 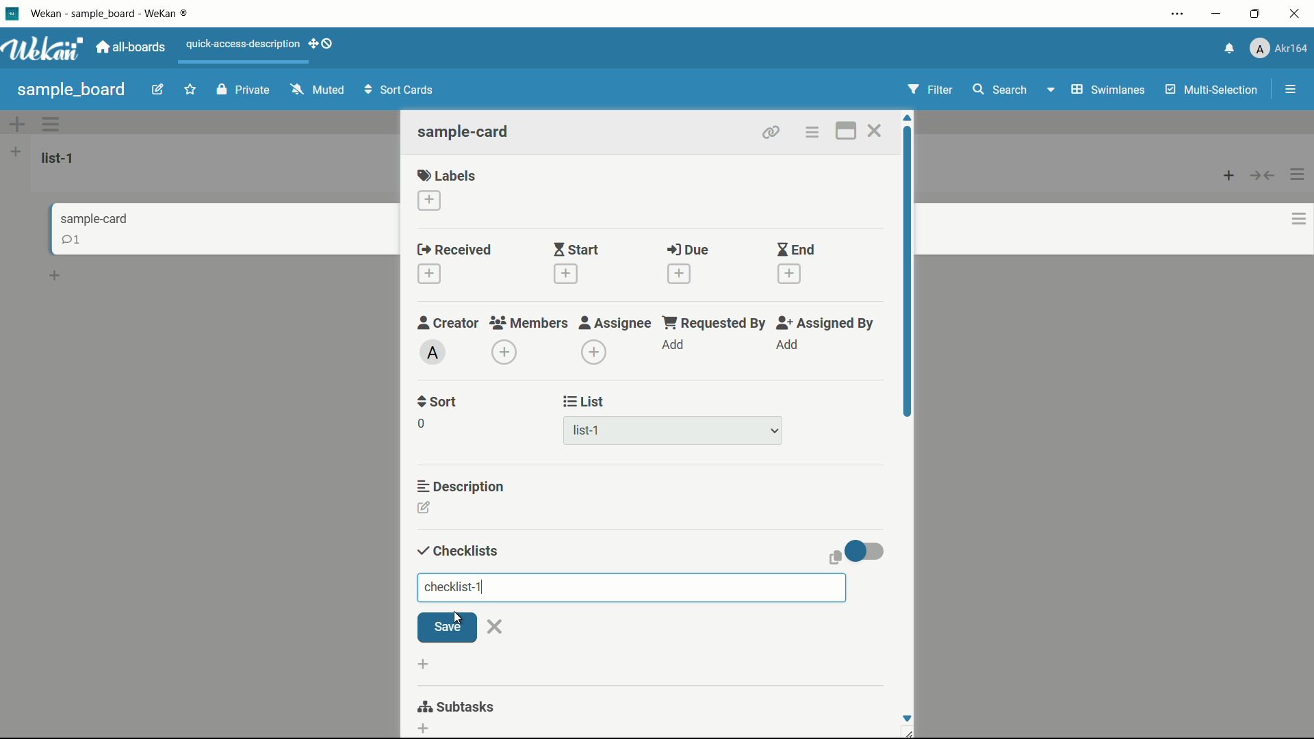 I want to click on card actions, so click(x=812, y=133).